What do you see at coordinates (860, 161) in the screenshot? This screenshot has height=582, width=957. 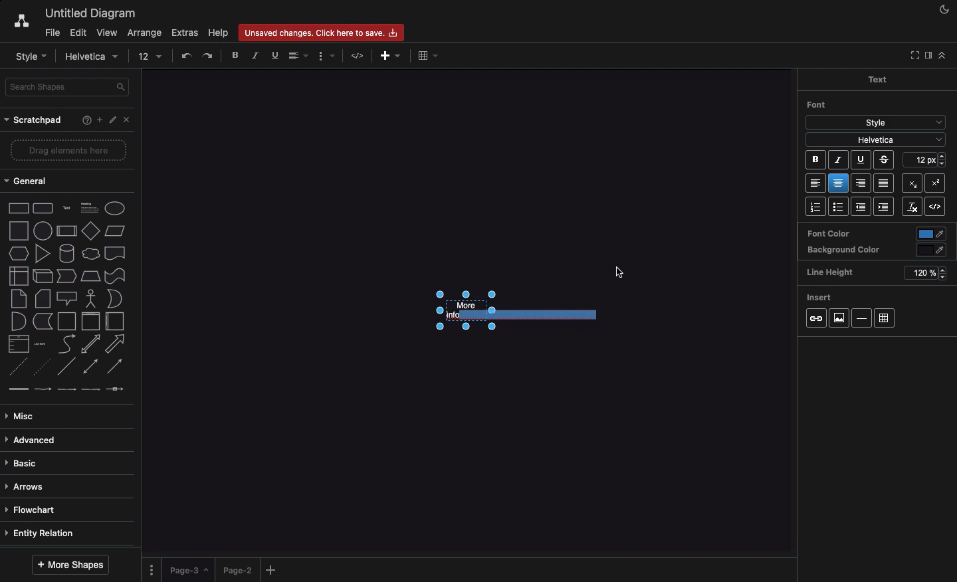 I see `Underline` at bounding box center [860, 161].